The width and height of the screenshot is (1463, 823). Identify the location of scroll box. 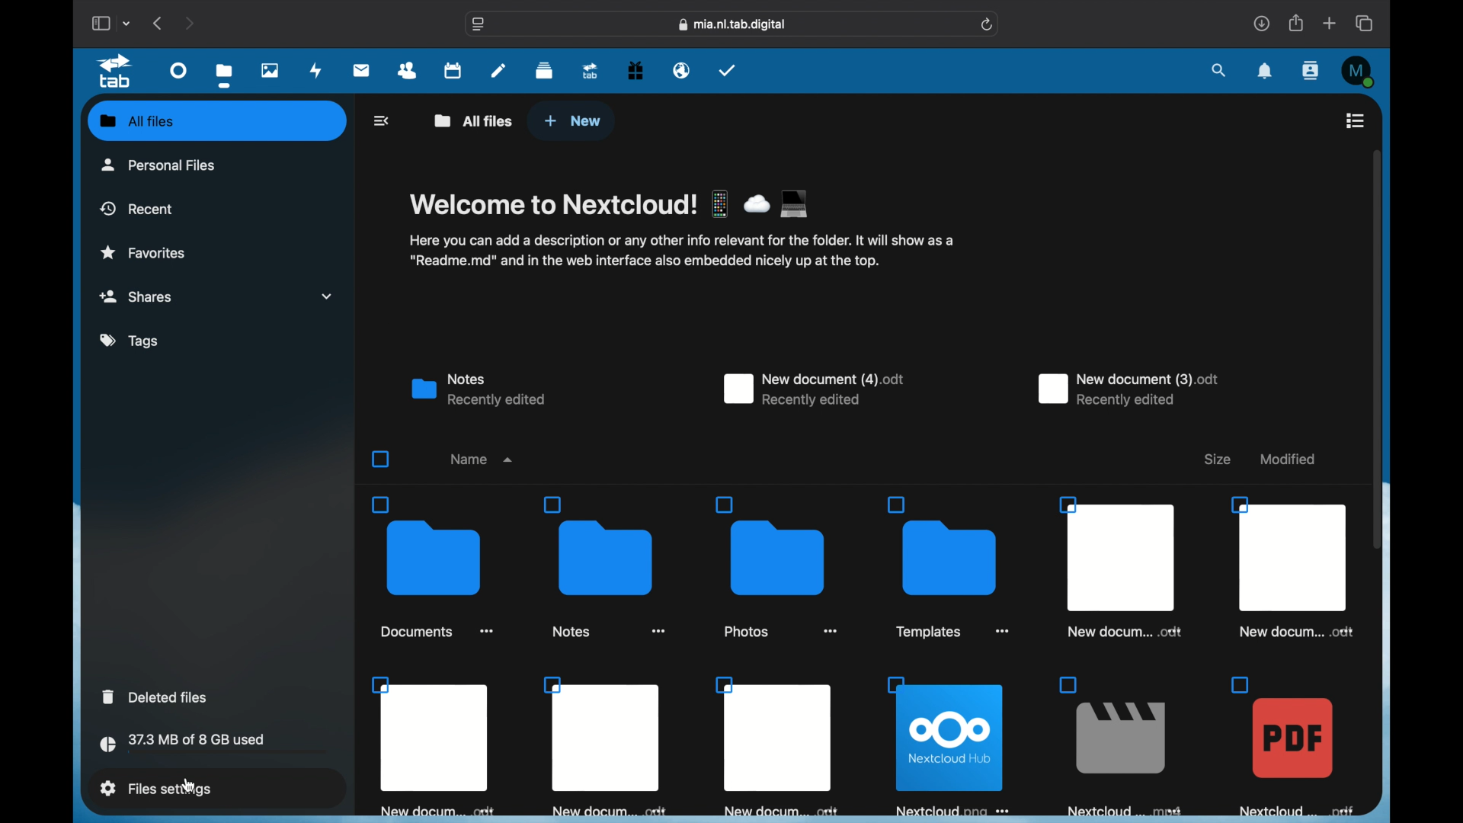
(1376, 349).